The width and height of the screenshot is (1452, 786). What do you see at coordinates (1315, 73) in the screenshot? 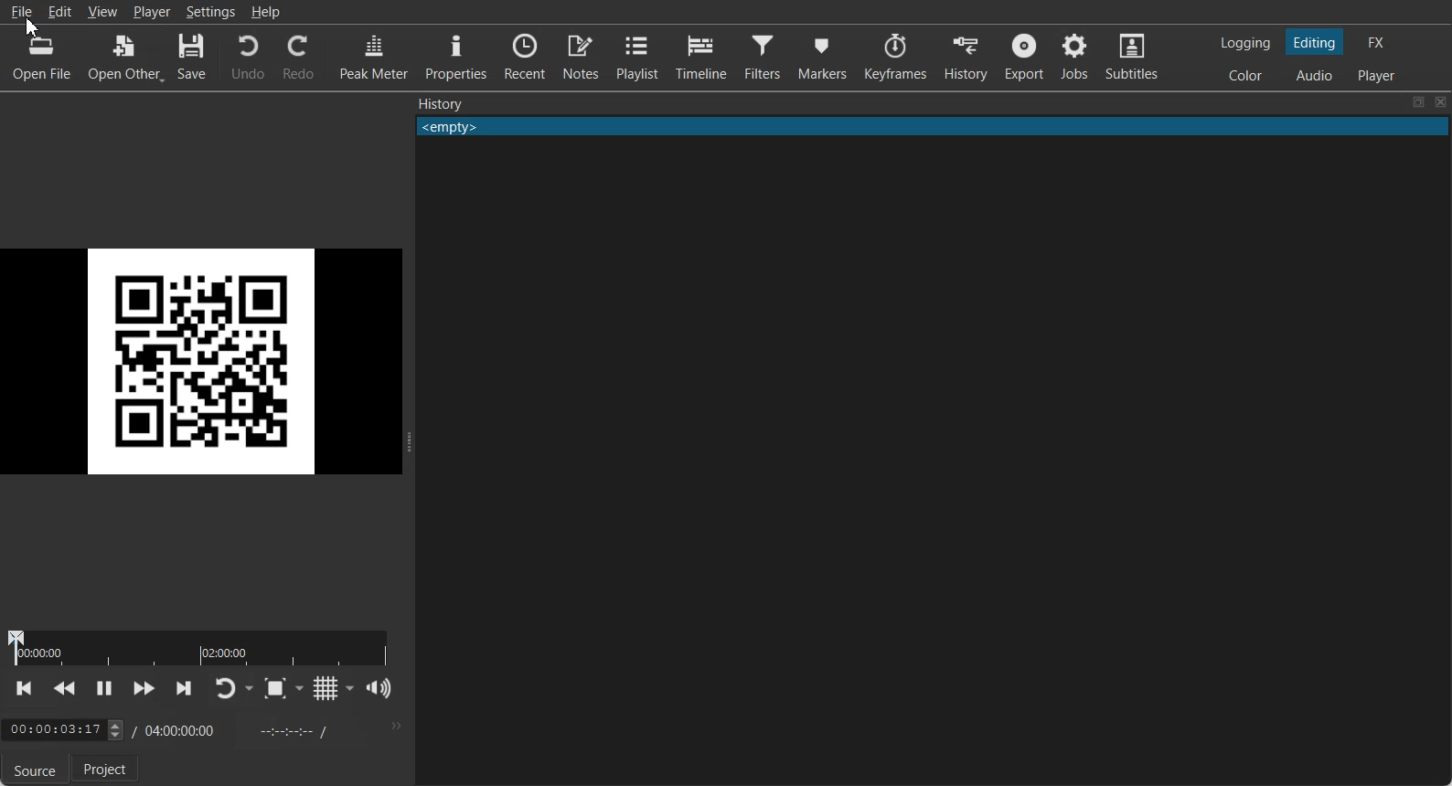
I see `Switching to Audio Layout` at bounding box center [1315, 73].